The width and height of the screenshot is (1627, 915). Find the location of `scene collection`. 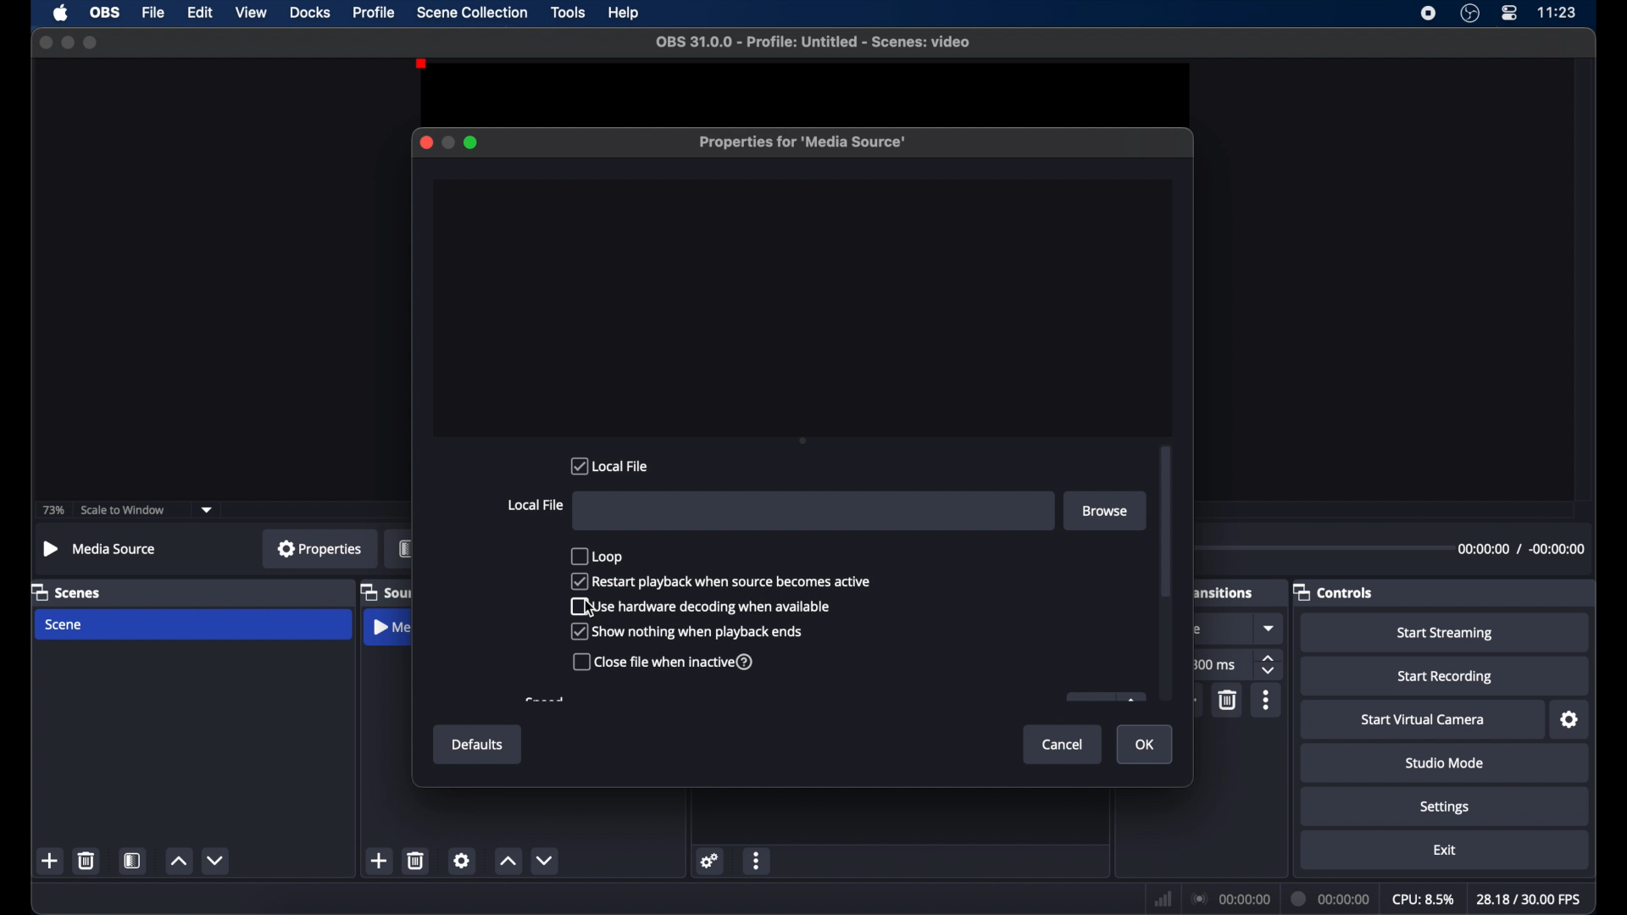

scene collection is located at coordinates (472, 12).